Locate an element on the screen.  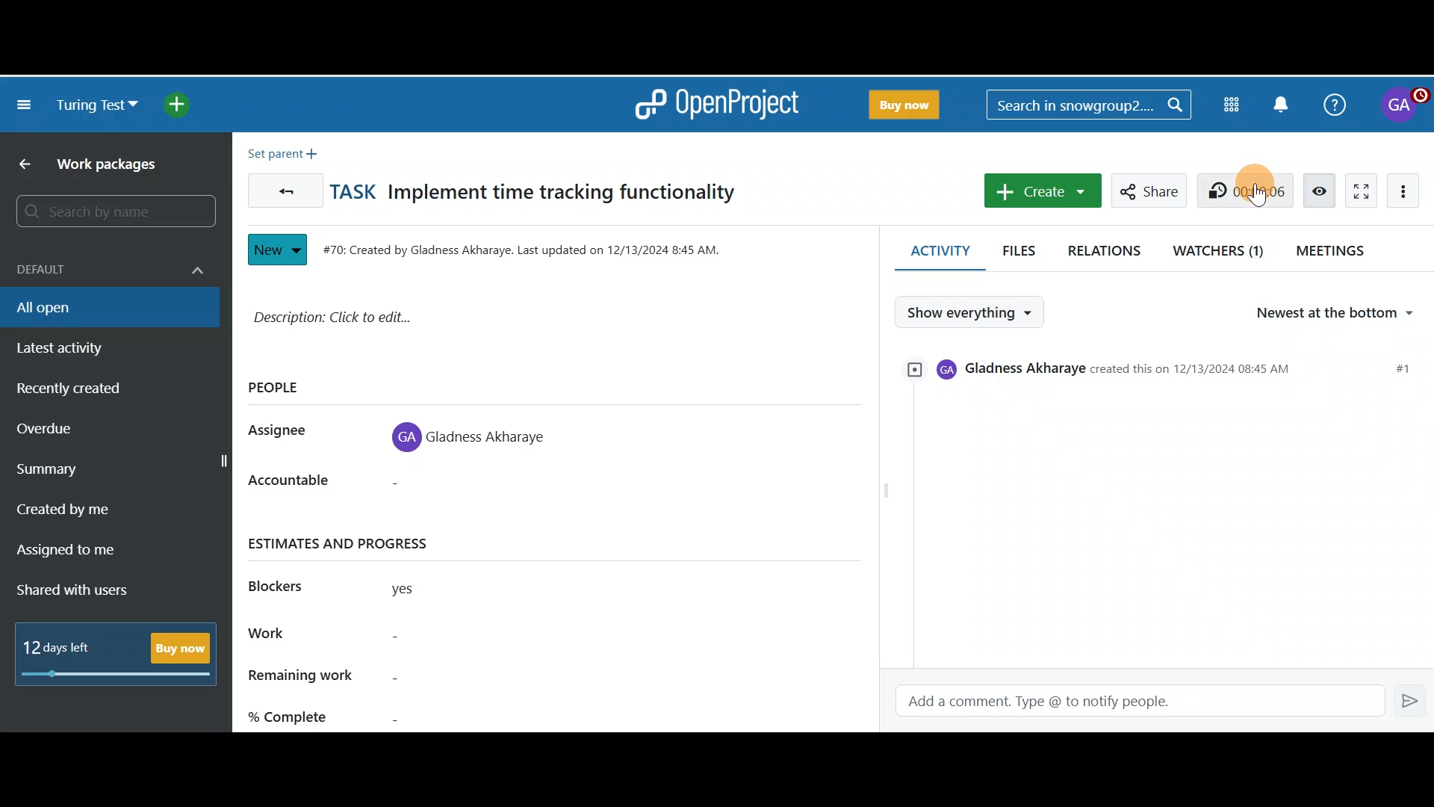
% complete is located at coordinates (398, 714).